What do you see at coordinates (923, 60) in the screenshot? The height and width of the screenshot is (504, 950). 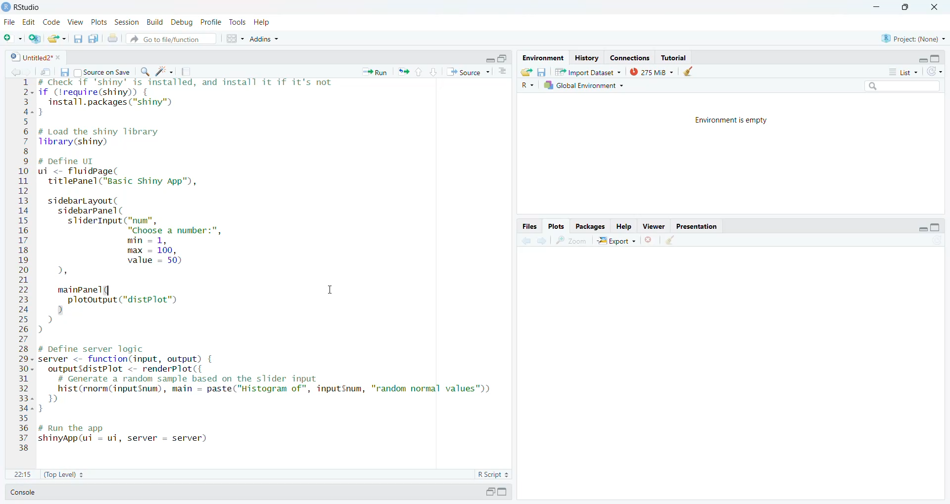 I see `minimize` at bounding box center [923, 60].